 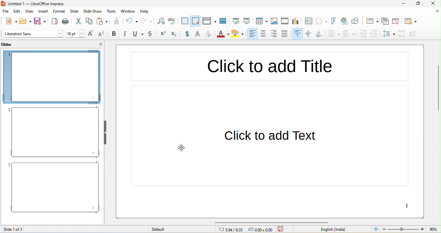 I want to click on title, so click(x=41, y=4).